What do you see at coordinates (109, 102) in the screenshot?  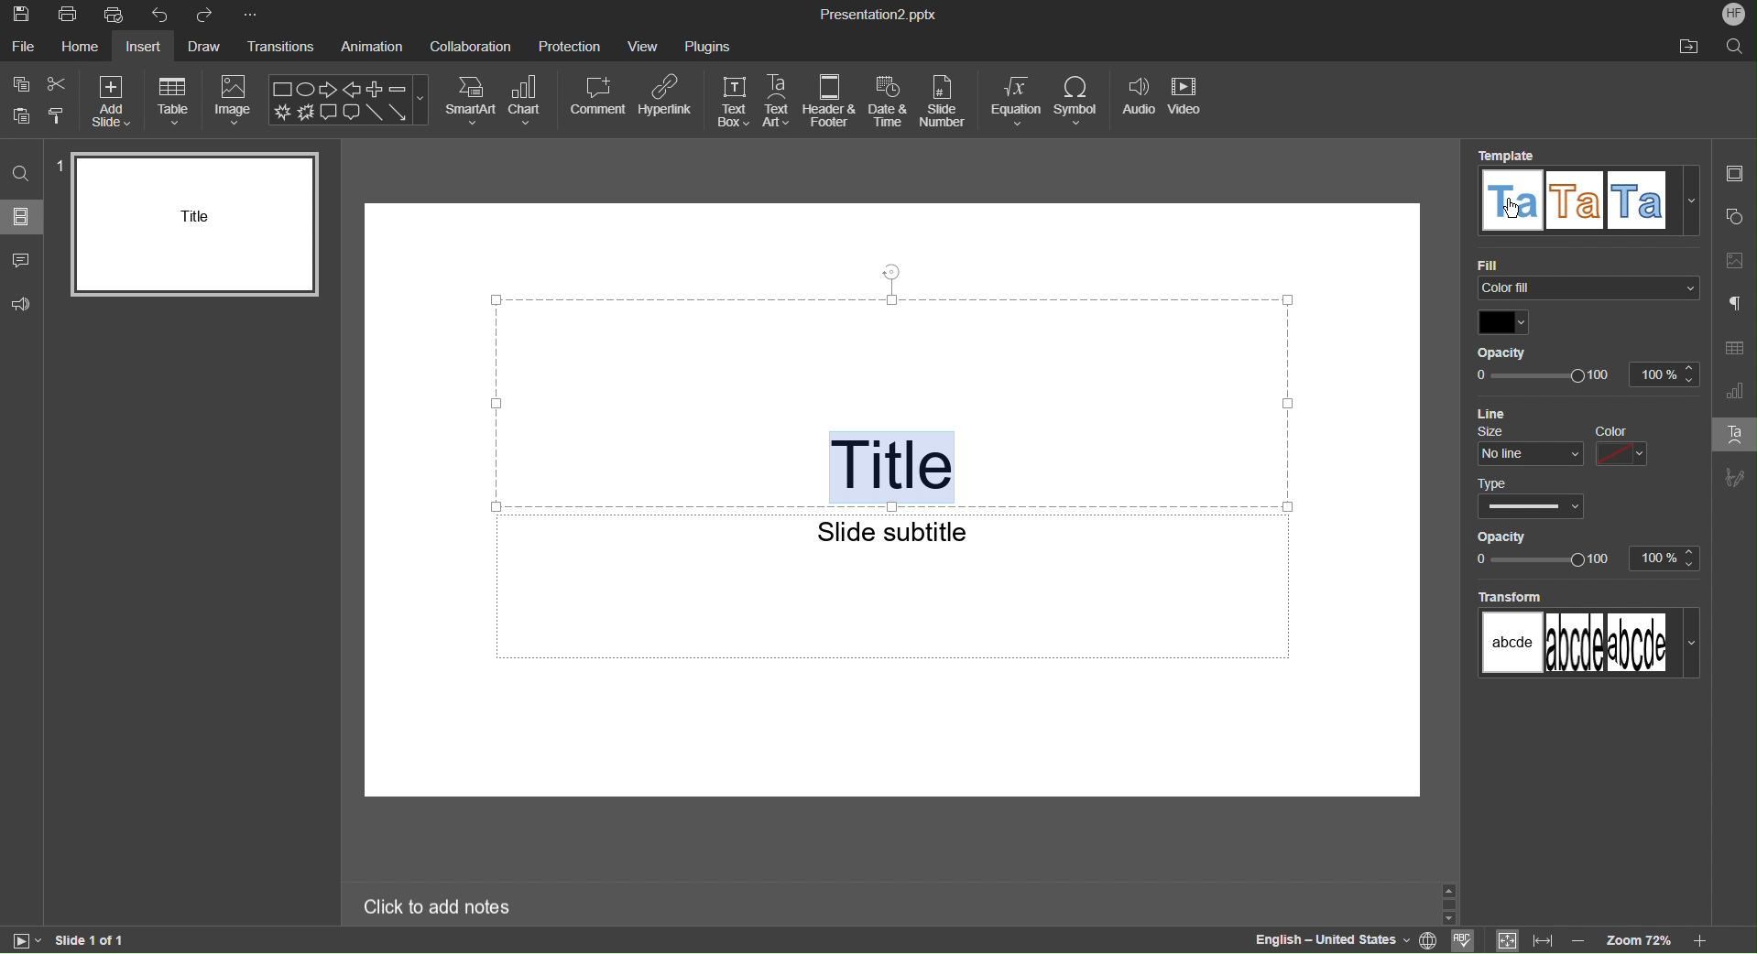 I see `Add Slide` at bounding box center [109, 102].